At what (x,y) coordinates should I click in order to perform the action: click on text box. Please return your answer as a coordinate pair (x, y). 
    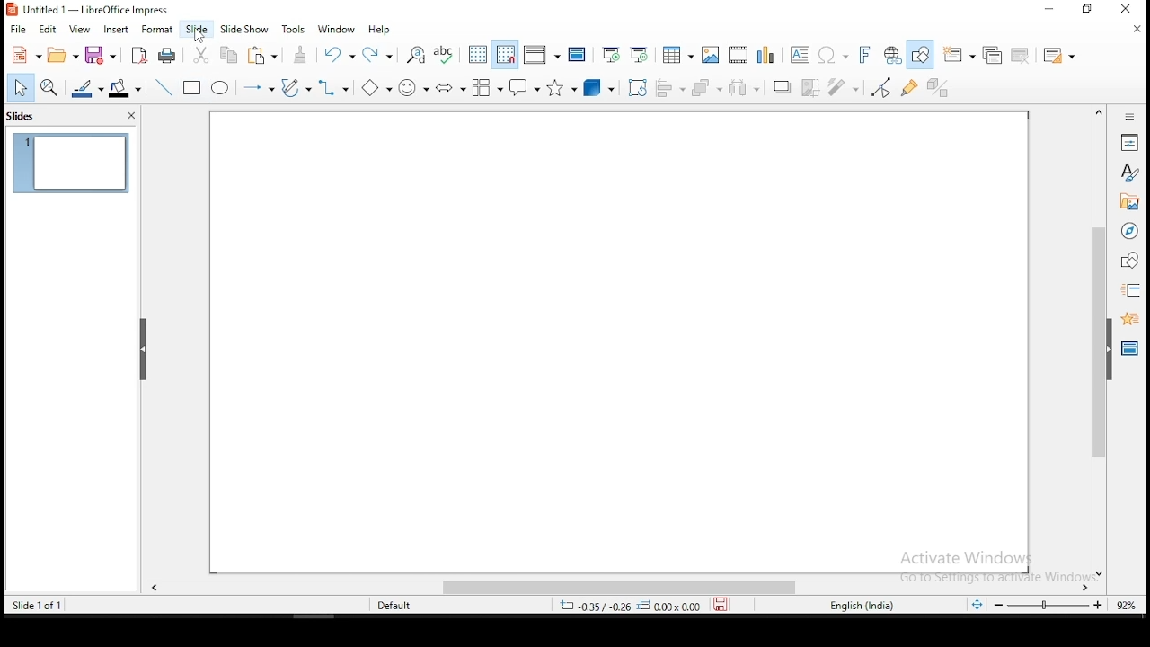
    Looking at the image, I should click on (801, 56).